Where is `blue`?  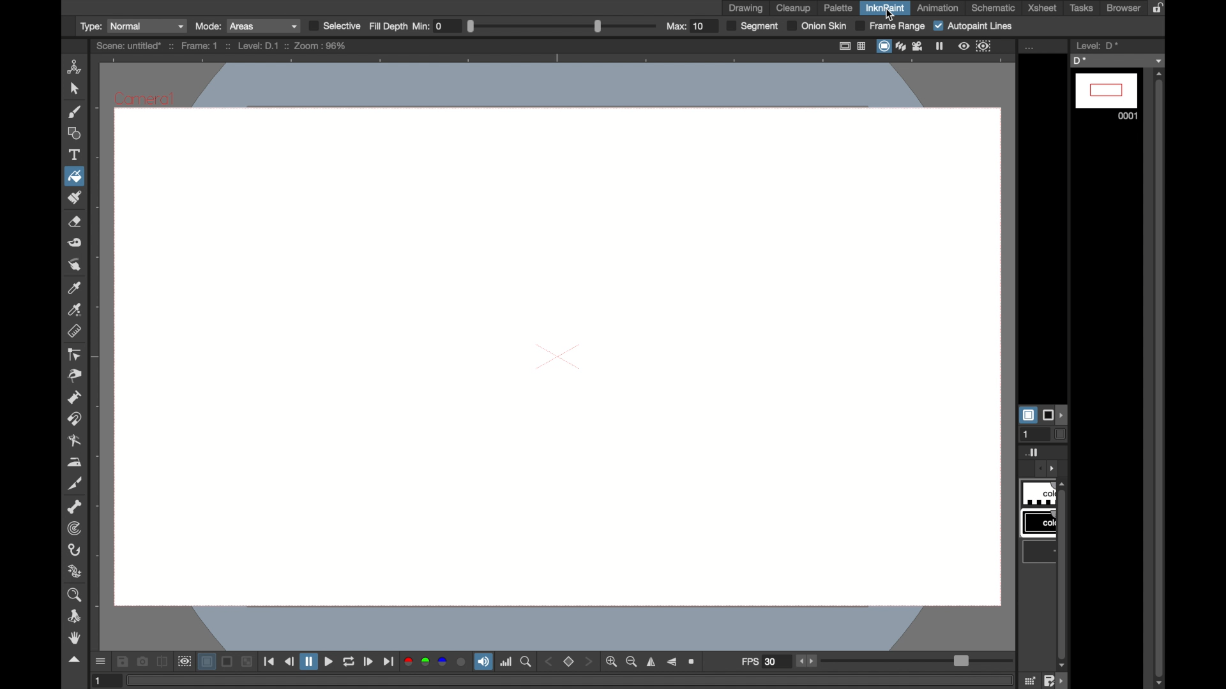
blue is located at coordinates (443, 663).